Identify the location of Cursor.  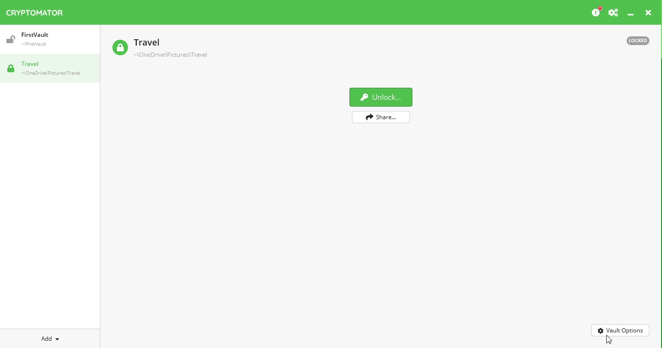
(609, 341).